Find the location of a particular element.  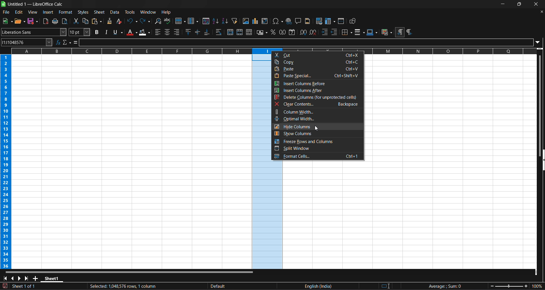

name box is located at coordinates (27, 42).